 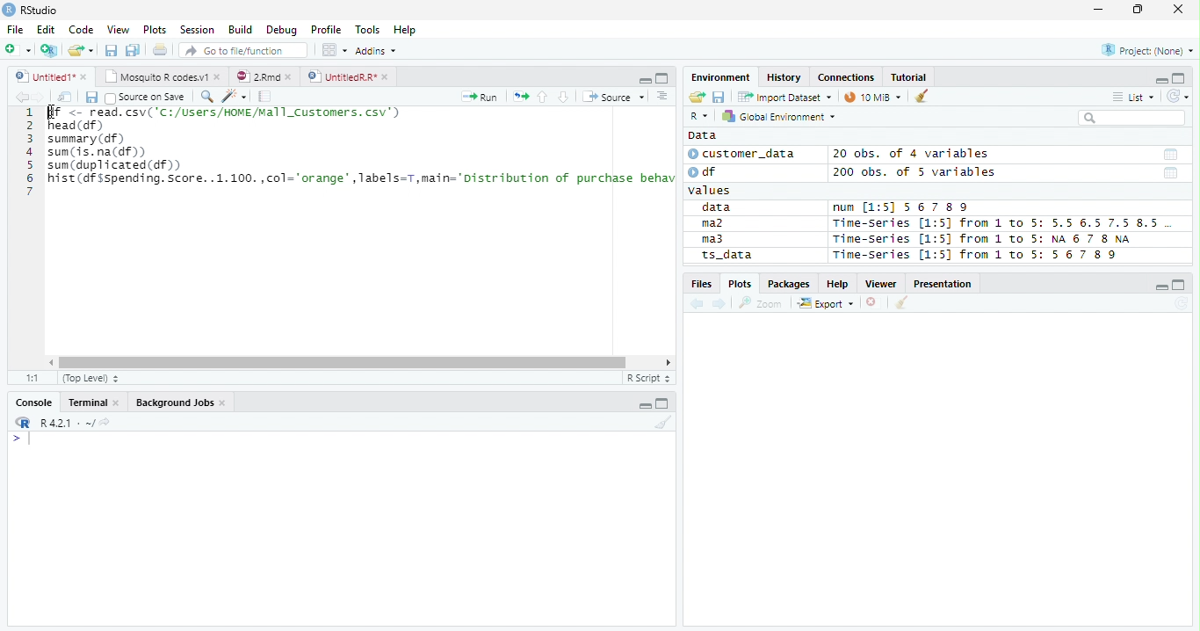 I want to click on Minimize, so click(x=646, y=403).